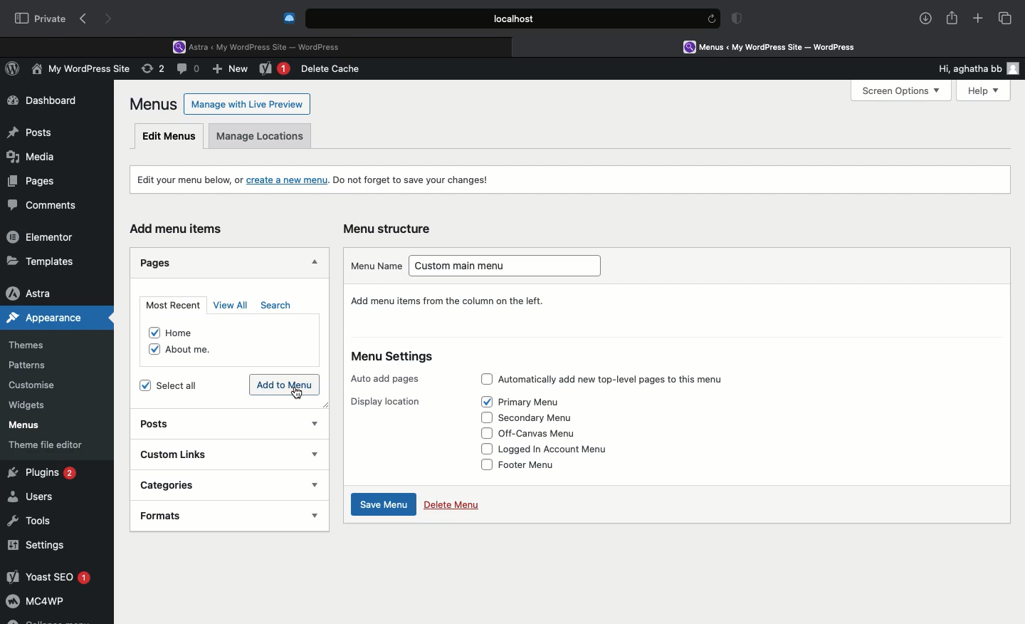 The height and width of the screenshot is (624, 1025). I want to click on Local.host, so click(514, 18).